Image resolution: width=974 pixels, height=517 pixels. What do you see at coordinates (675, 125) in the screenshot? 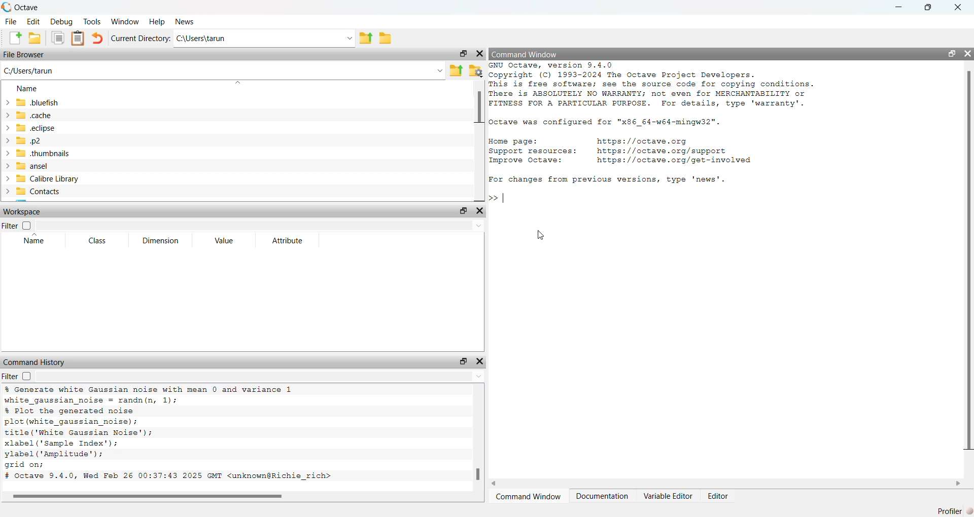
I see `GNU Octave, version 9.4.0

Copyright (C) 1993-2024 The Octave Project Developers.

This is free software; see the source code for copying conditions.
There is ABSOLUTELY NO WARRANTY; not even for MERCHANTABILITY or
FITNESS FOR A PARTICULAR PURPOSE. For details, type 'warranty'.
Octave was configured for "x86_64-w64-mingw32".

Home page: https://octave.org

Support resources:  https://octave.org/support

Improve Octave: https://octave.org/get-involved

For changes from previous versions, type 'news'.` at bounding box center [675, 125].